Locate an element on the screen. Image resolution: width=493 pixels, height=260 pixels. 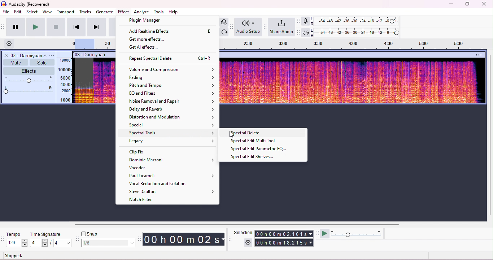
record meter  is located at coordinates (305, 21).